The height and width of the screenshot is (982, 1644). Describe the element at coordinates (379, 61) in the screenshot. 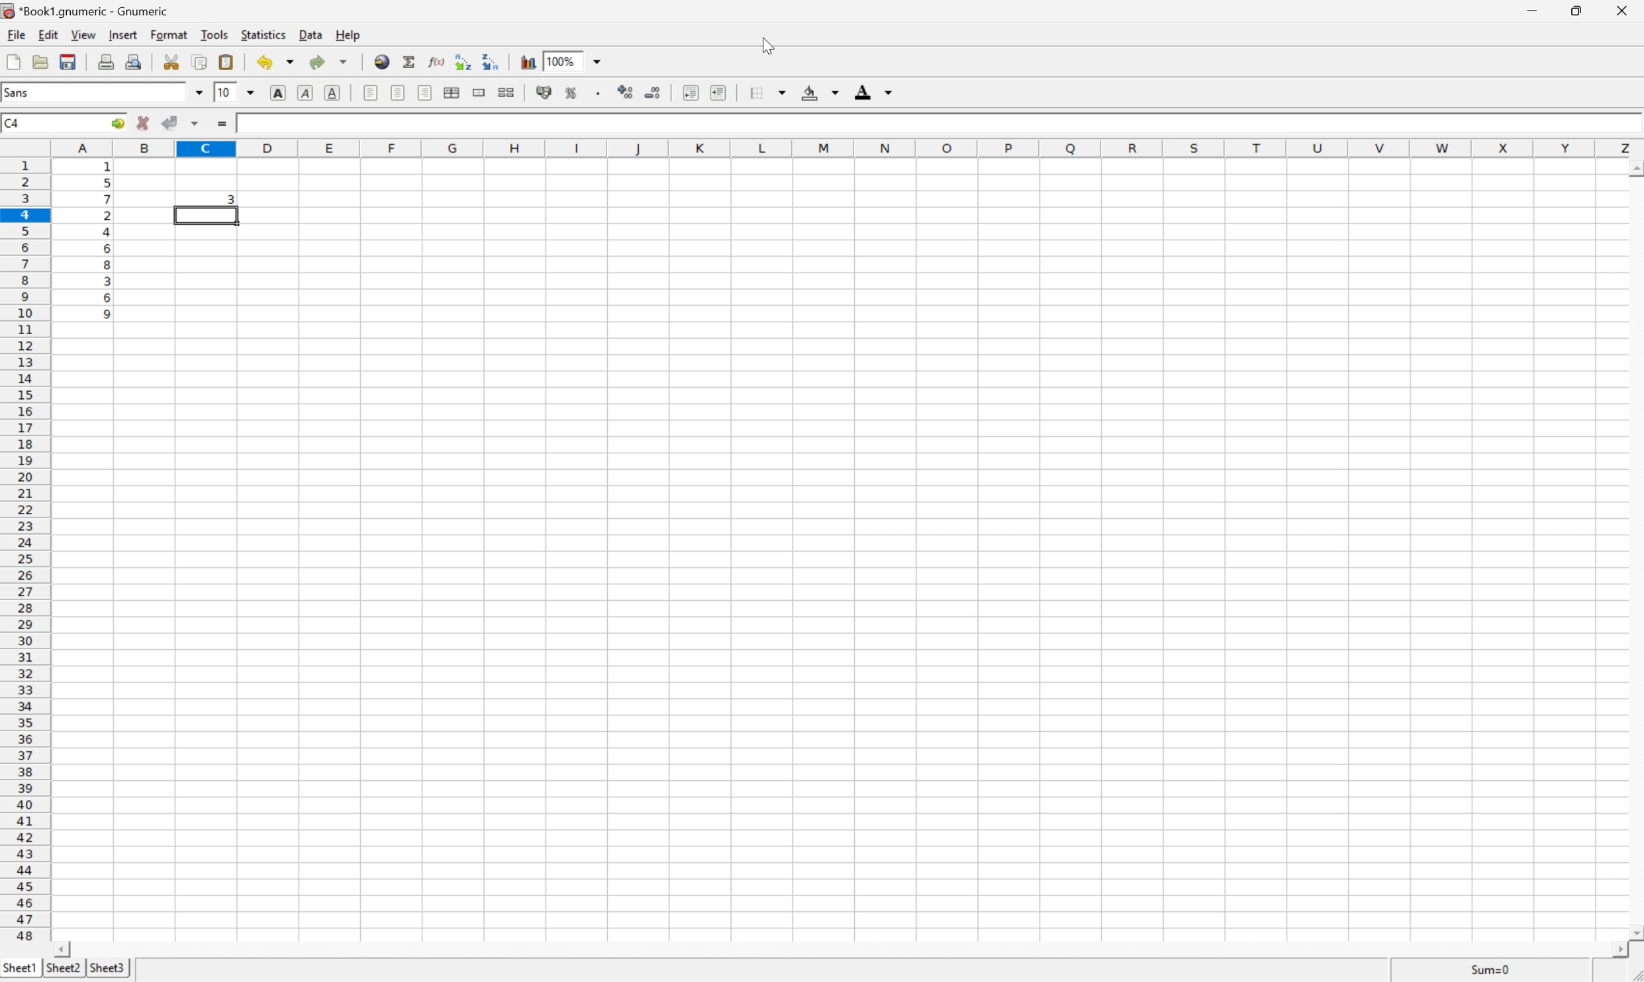

I see `insert hyperlink` at that location.